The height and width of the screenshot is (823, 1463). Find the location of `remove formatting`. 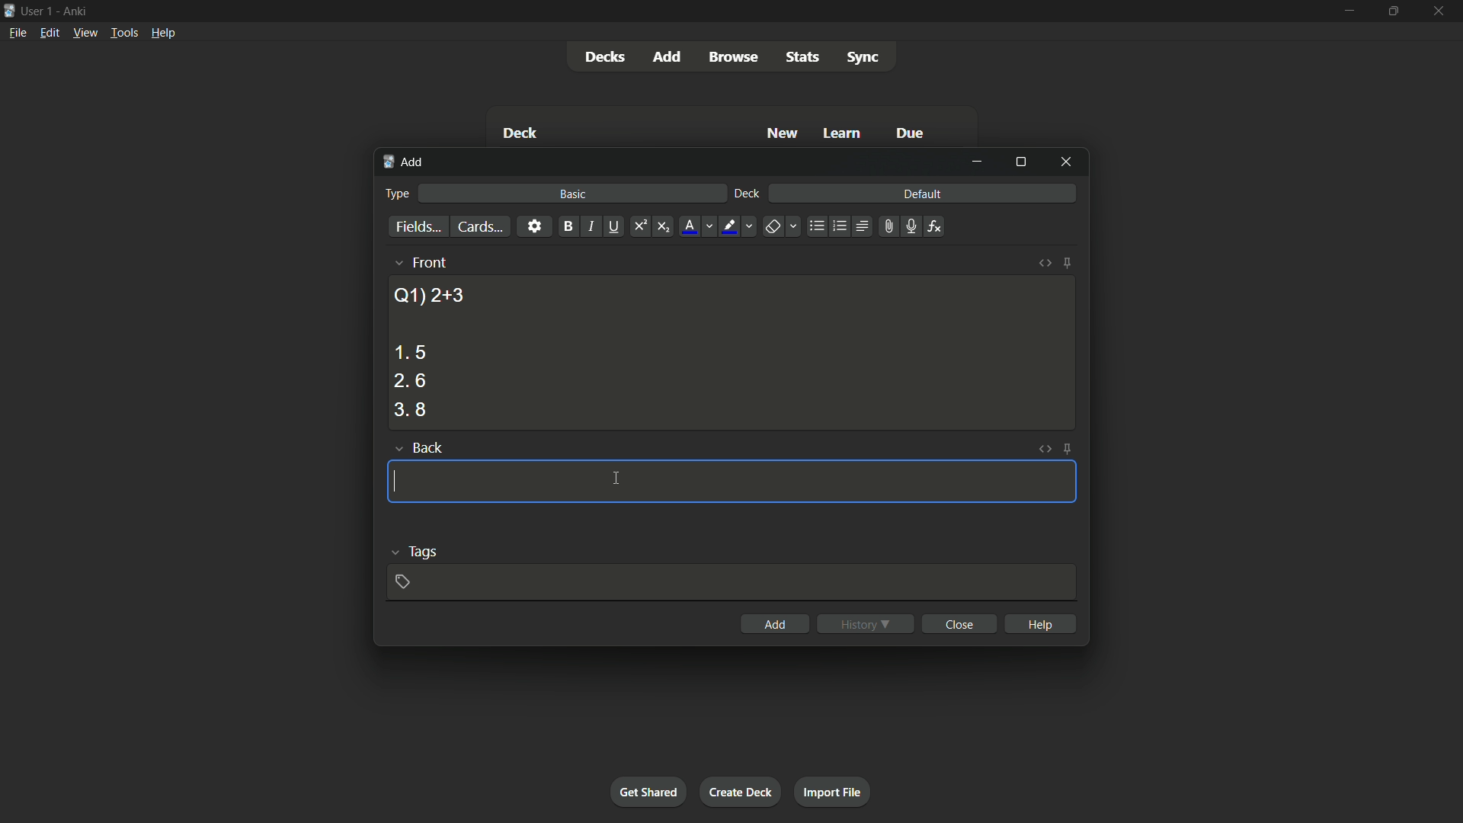

remove formatting is located at coordinates (773, 228).